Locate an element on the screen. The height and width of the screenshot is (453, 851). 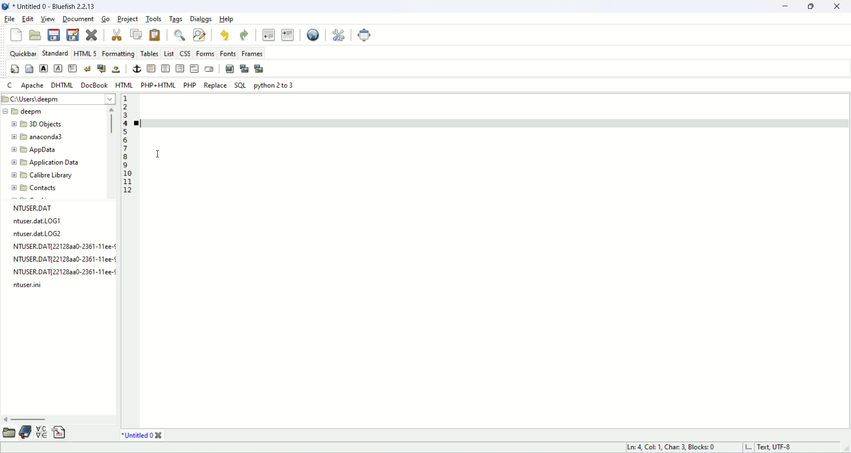
application icon is located at coordinates (6, 6).